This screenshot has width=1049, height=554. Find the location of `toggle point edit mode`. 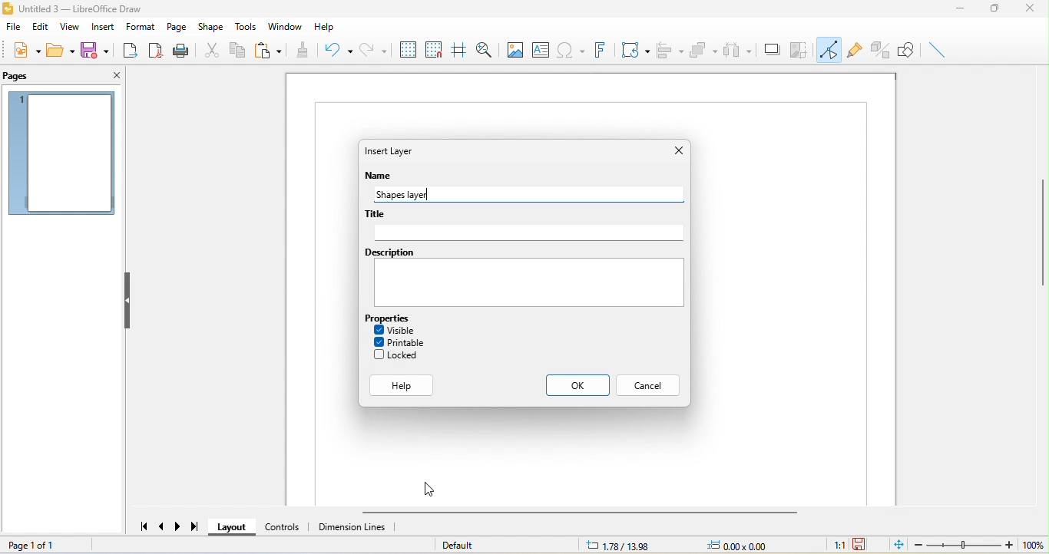

toggle point edit mode is located at coordinates (830, 49).